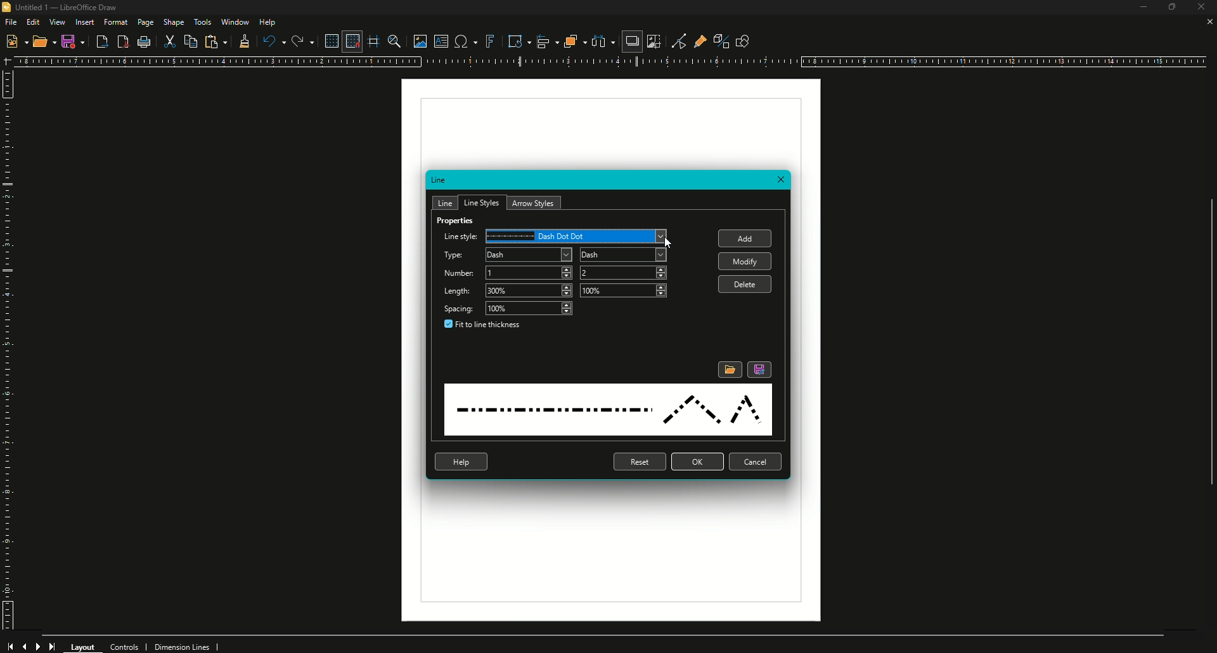 This screenshot has height=653, width=1217. What do you see at coordinates (456, 223) in the screenshot?
I see `Properties` at bounding box center [456, 223].